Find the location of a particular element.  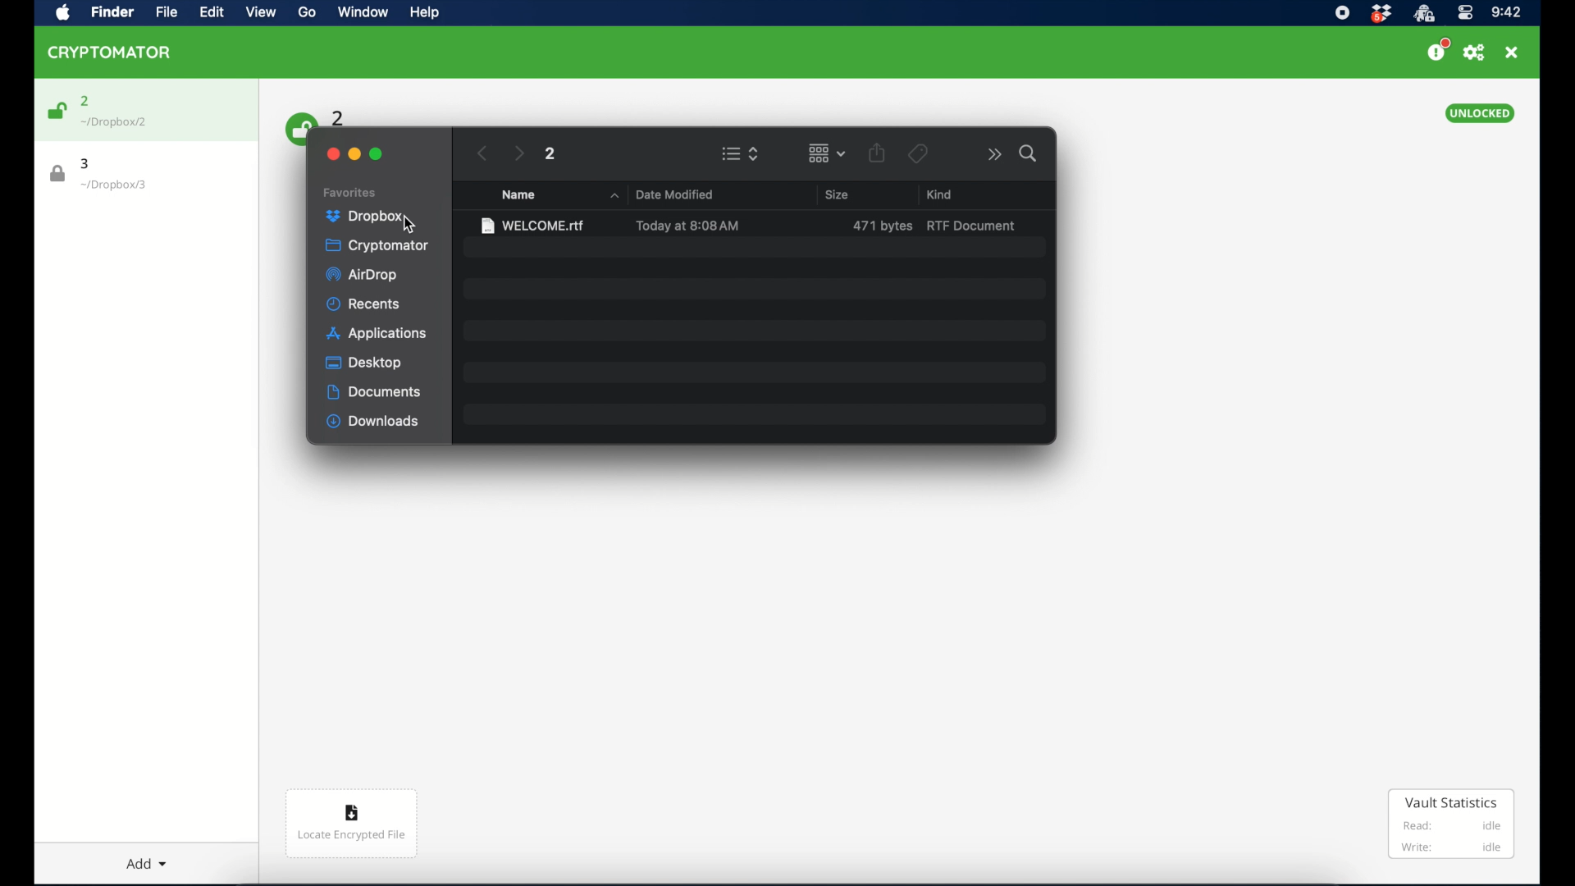

apple icon is located at coordinates (63, 13).